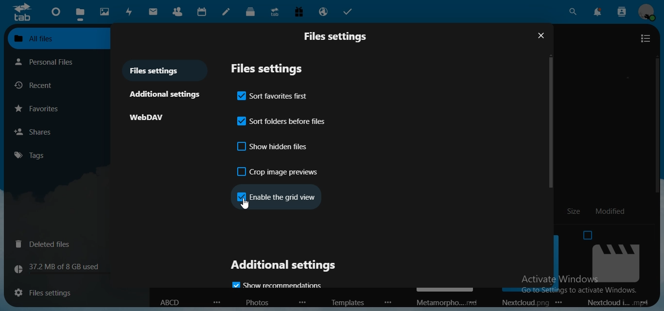 This screenshot has height=311, width=664. Describe the element at coordinates (645, 39) in the screenshot. I see `switch to grid view` at that location.